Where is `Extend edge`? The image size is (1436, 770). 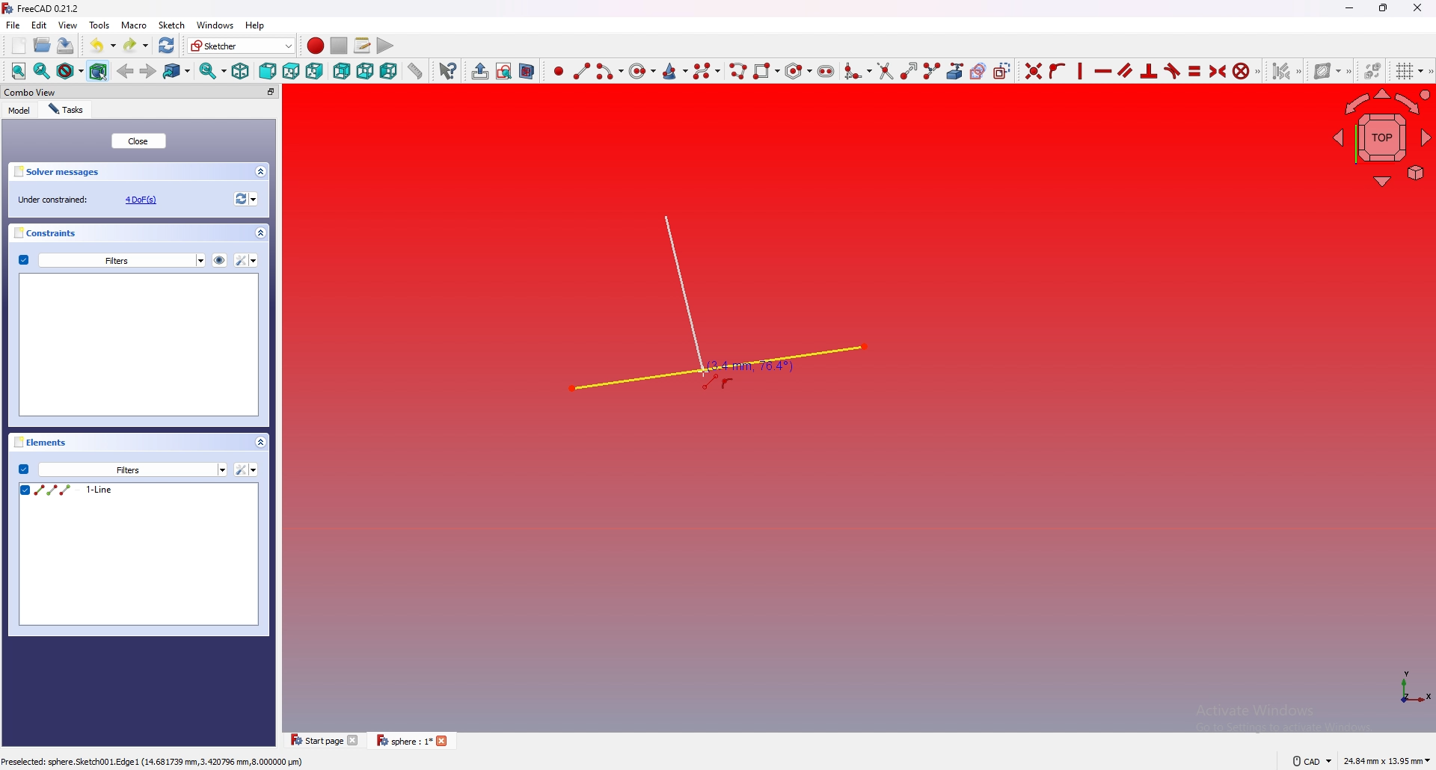 Extend edge is located at coordinates (907, 70).